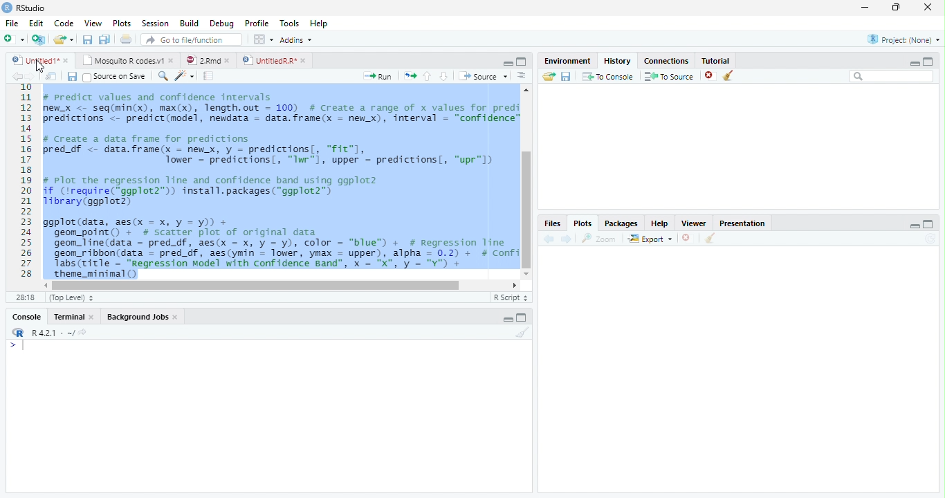 The width and height of the screenshot is (945, 498). I want to click on Profile, so click(257, 24).